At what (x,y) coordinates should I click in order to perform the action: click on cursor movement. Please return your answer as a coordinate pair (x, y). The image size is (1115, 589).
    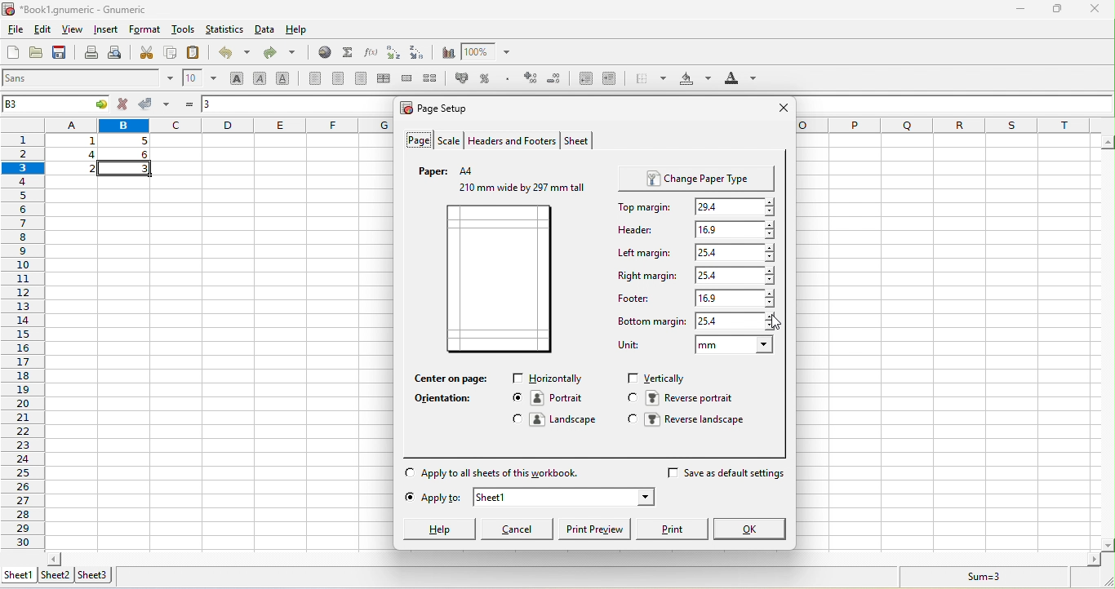
    Looking at the image, I should click on (777, 324).